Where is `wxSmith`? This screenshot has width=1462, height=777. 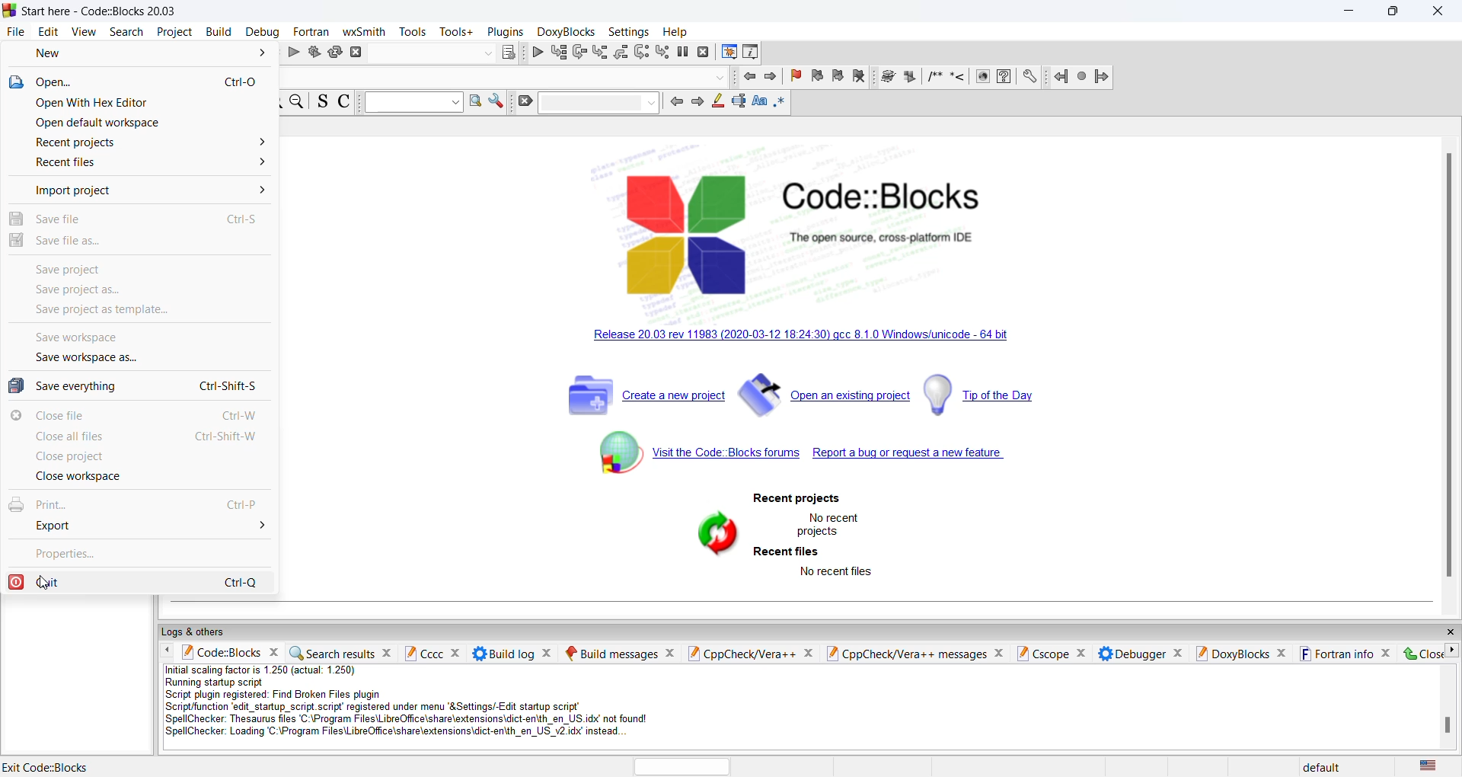 wxSmith is located at coordinates (365, 31).